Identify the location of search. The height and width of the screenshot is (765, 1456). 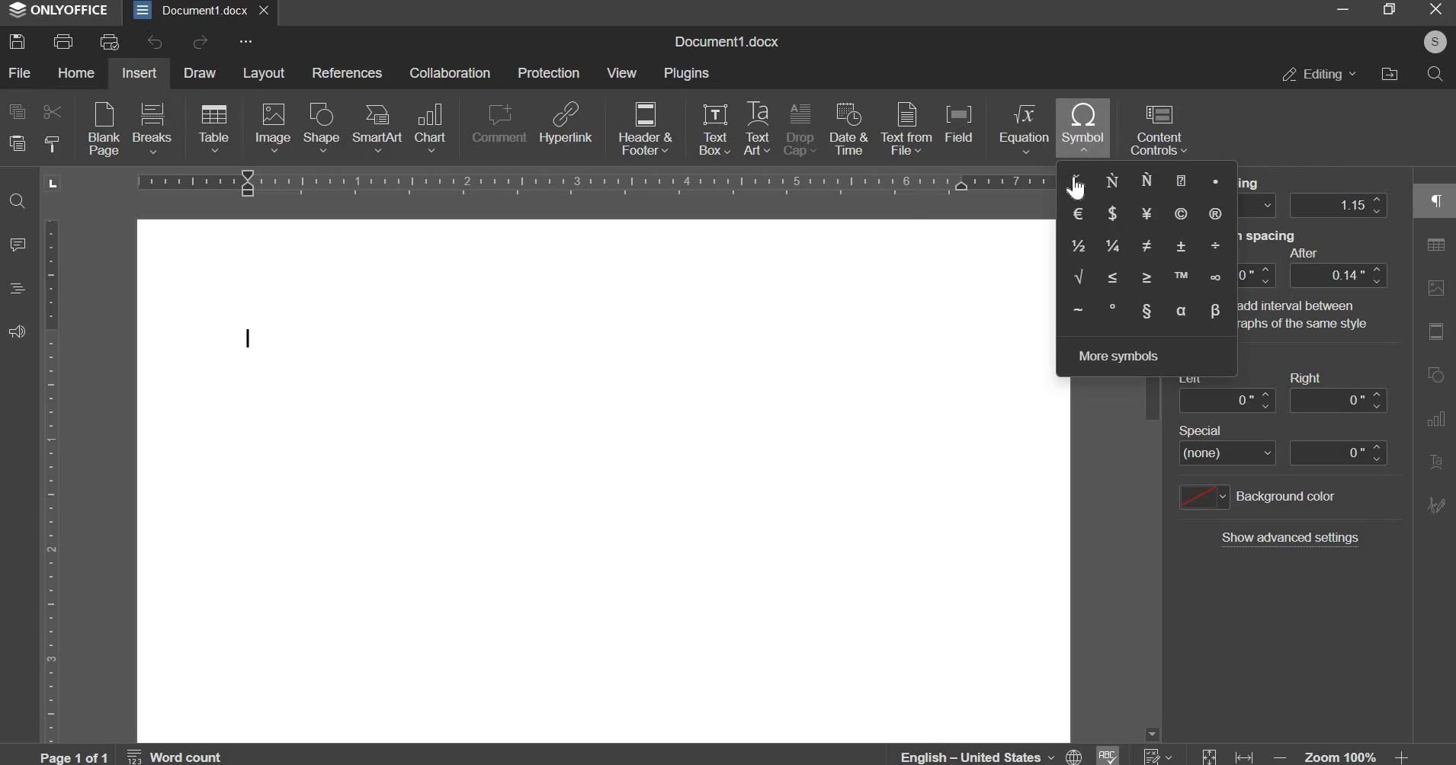
(1436, 74).